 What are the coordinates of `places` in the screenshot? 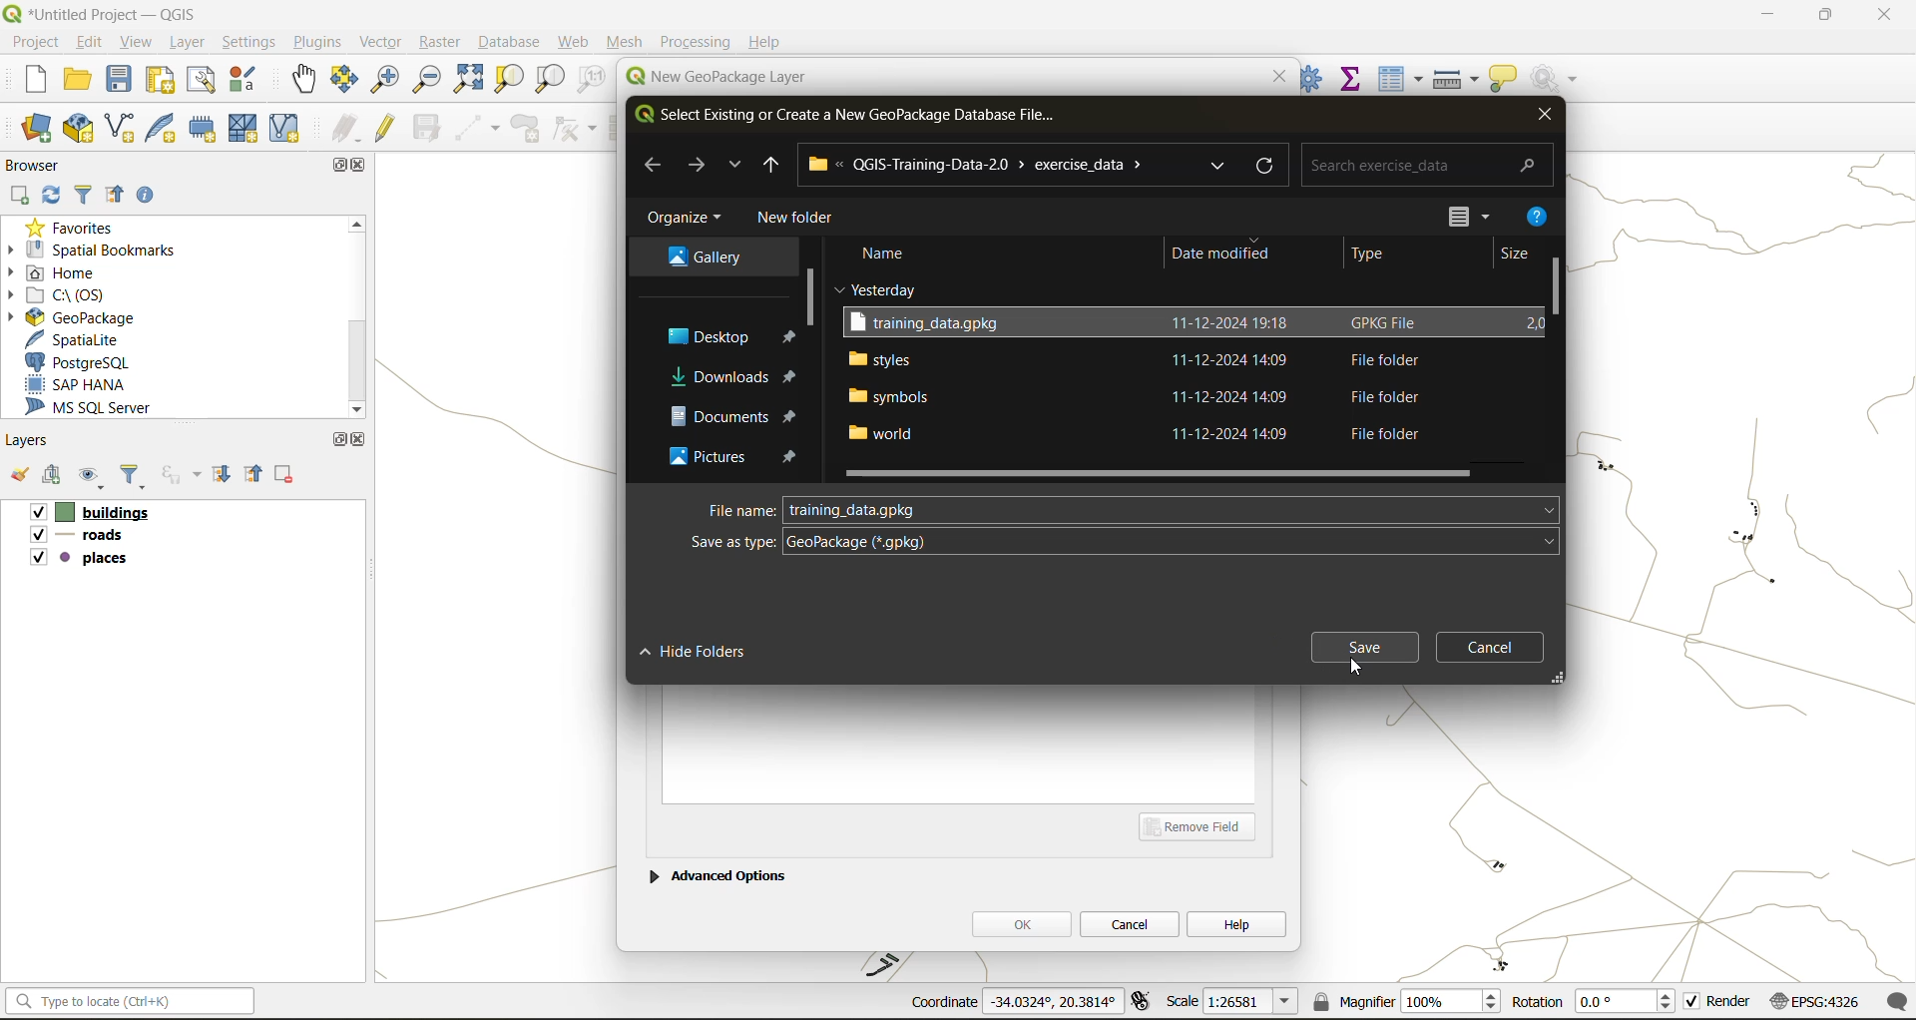 It's located at (80, 561).